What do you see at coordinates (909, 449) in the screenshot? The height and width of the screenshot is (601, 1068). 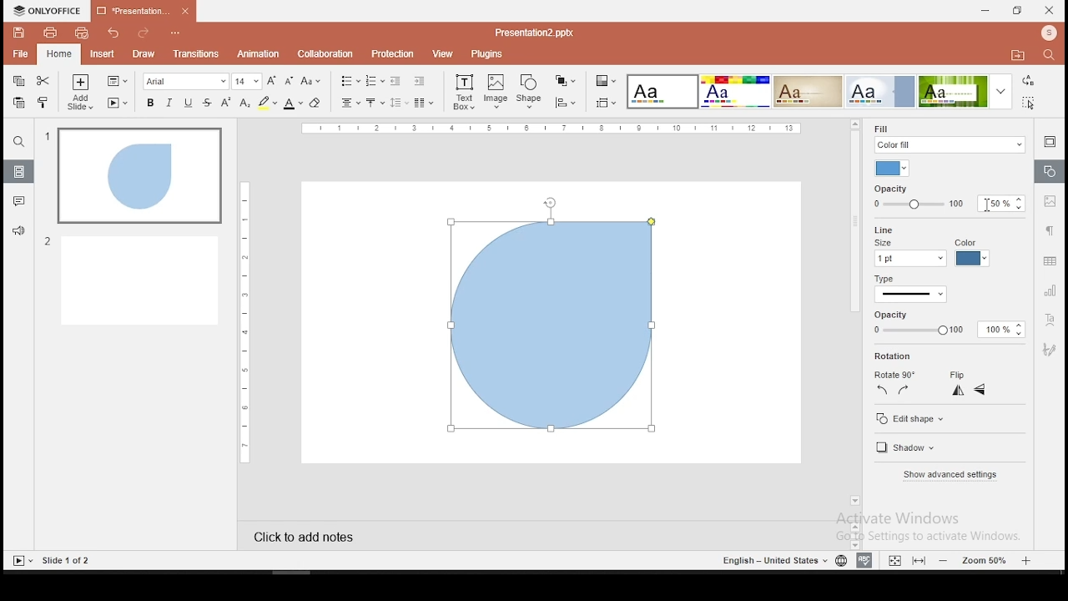 I see `shadow` at bounding box center [909, 449].